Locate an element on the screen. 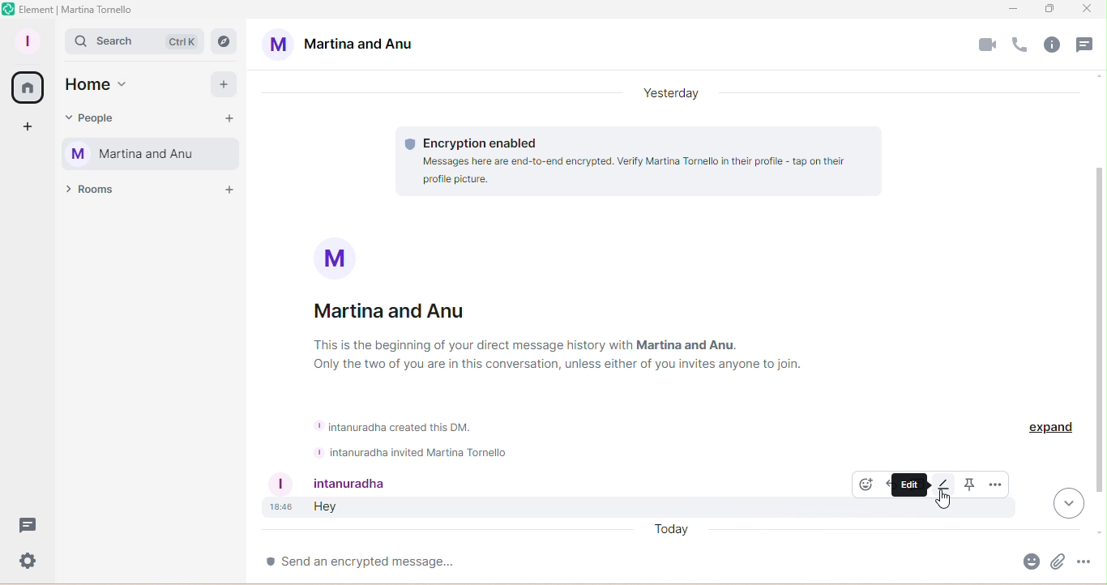 The image size is (1107, 585). Threads is located at coordinates (1086, 46).